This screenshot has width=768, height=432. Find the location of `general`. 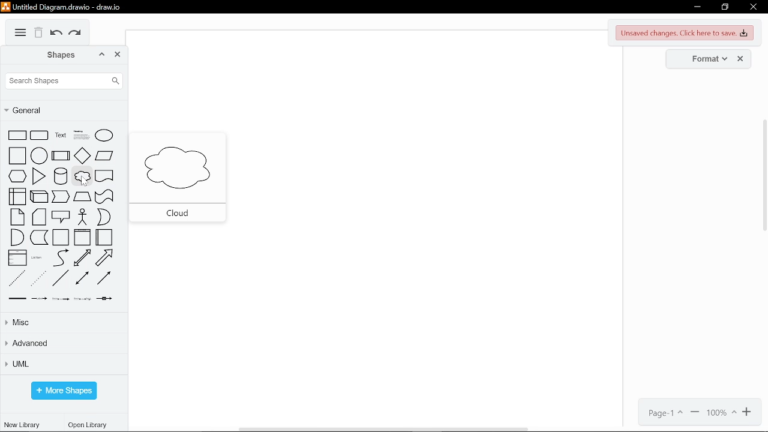

general is located at coordinates (64, 112).